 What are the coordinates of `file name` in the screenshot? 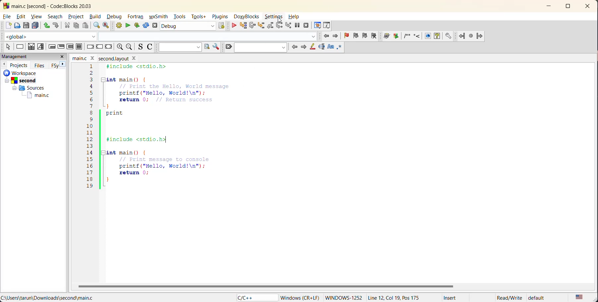 It's located at (102, 58).